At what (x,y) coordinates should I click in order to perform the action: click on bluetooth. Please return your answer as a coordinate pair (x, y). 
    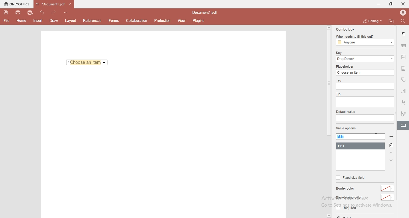
    Looking at the image, I should click on (401, 13).